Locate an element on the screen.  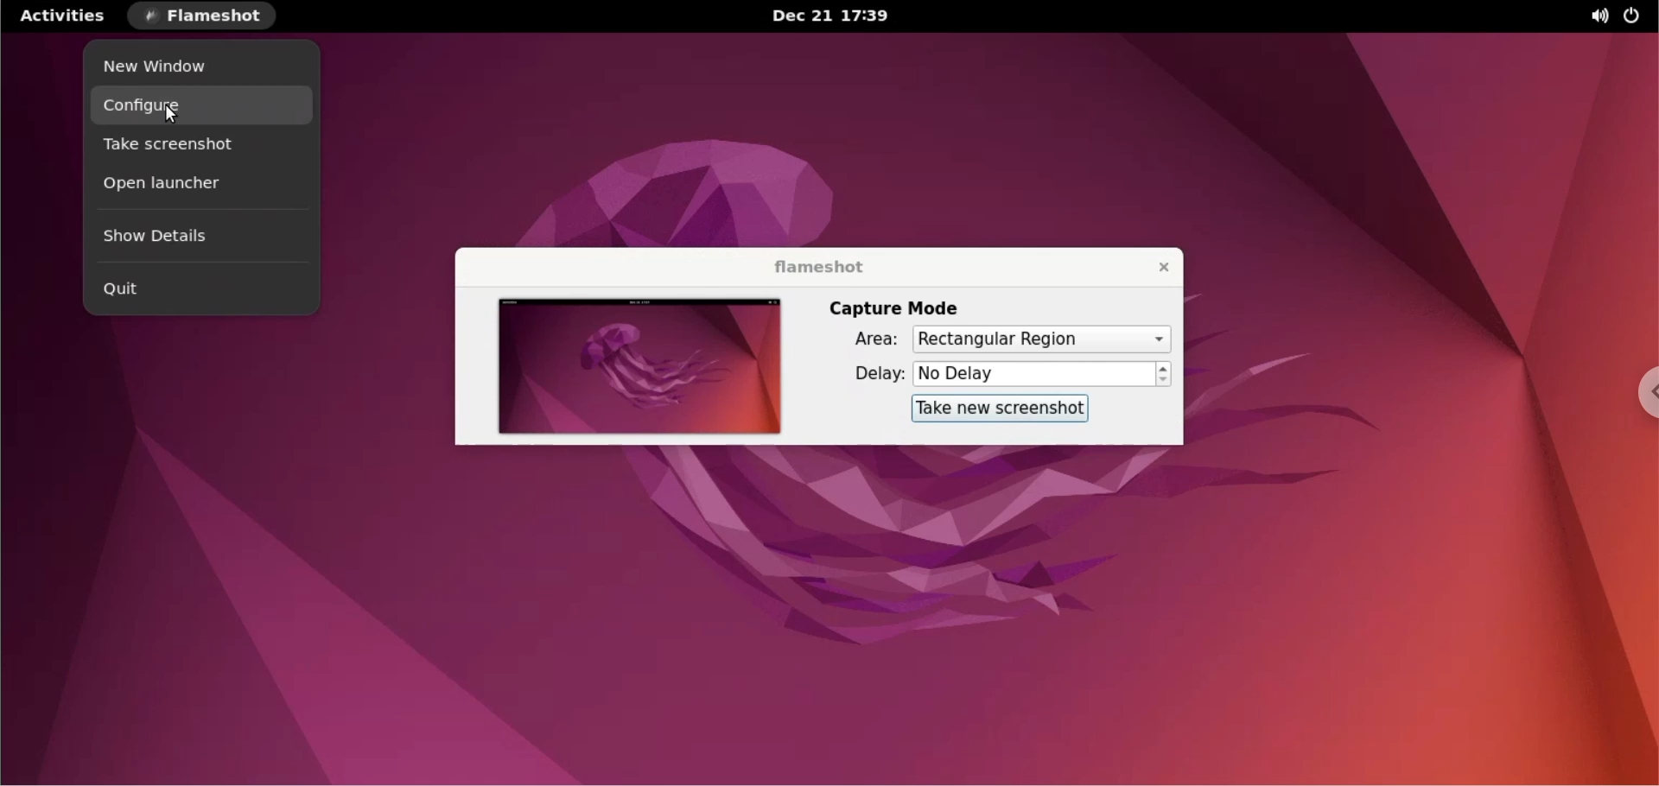
flameshot menu is located at coordinates (207, 17).